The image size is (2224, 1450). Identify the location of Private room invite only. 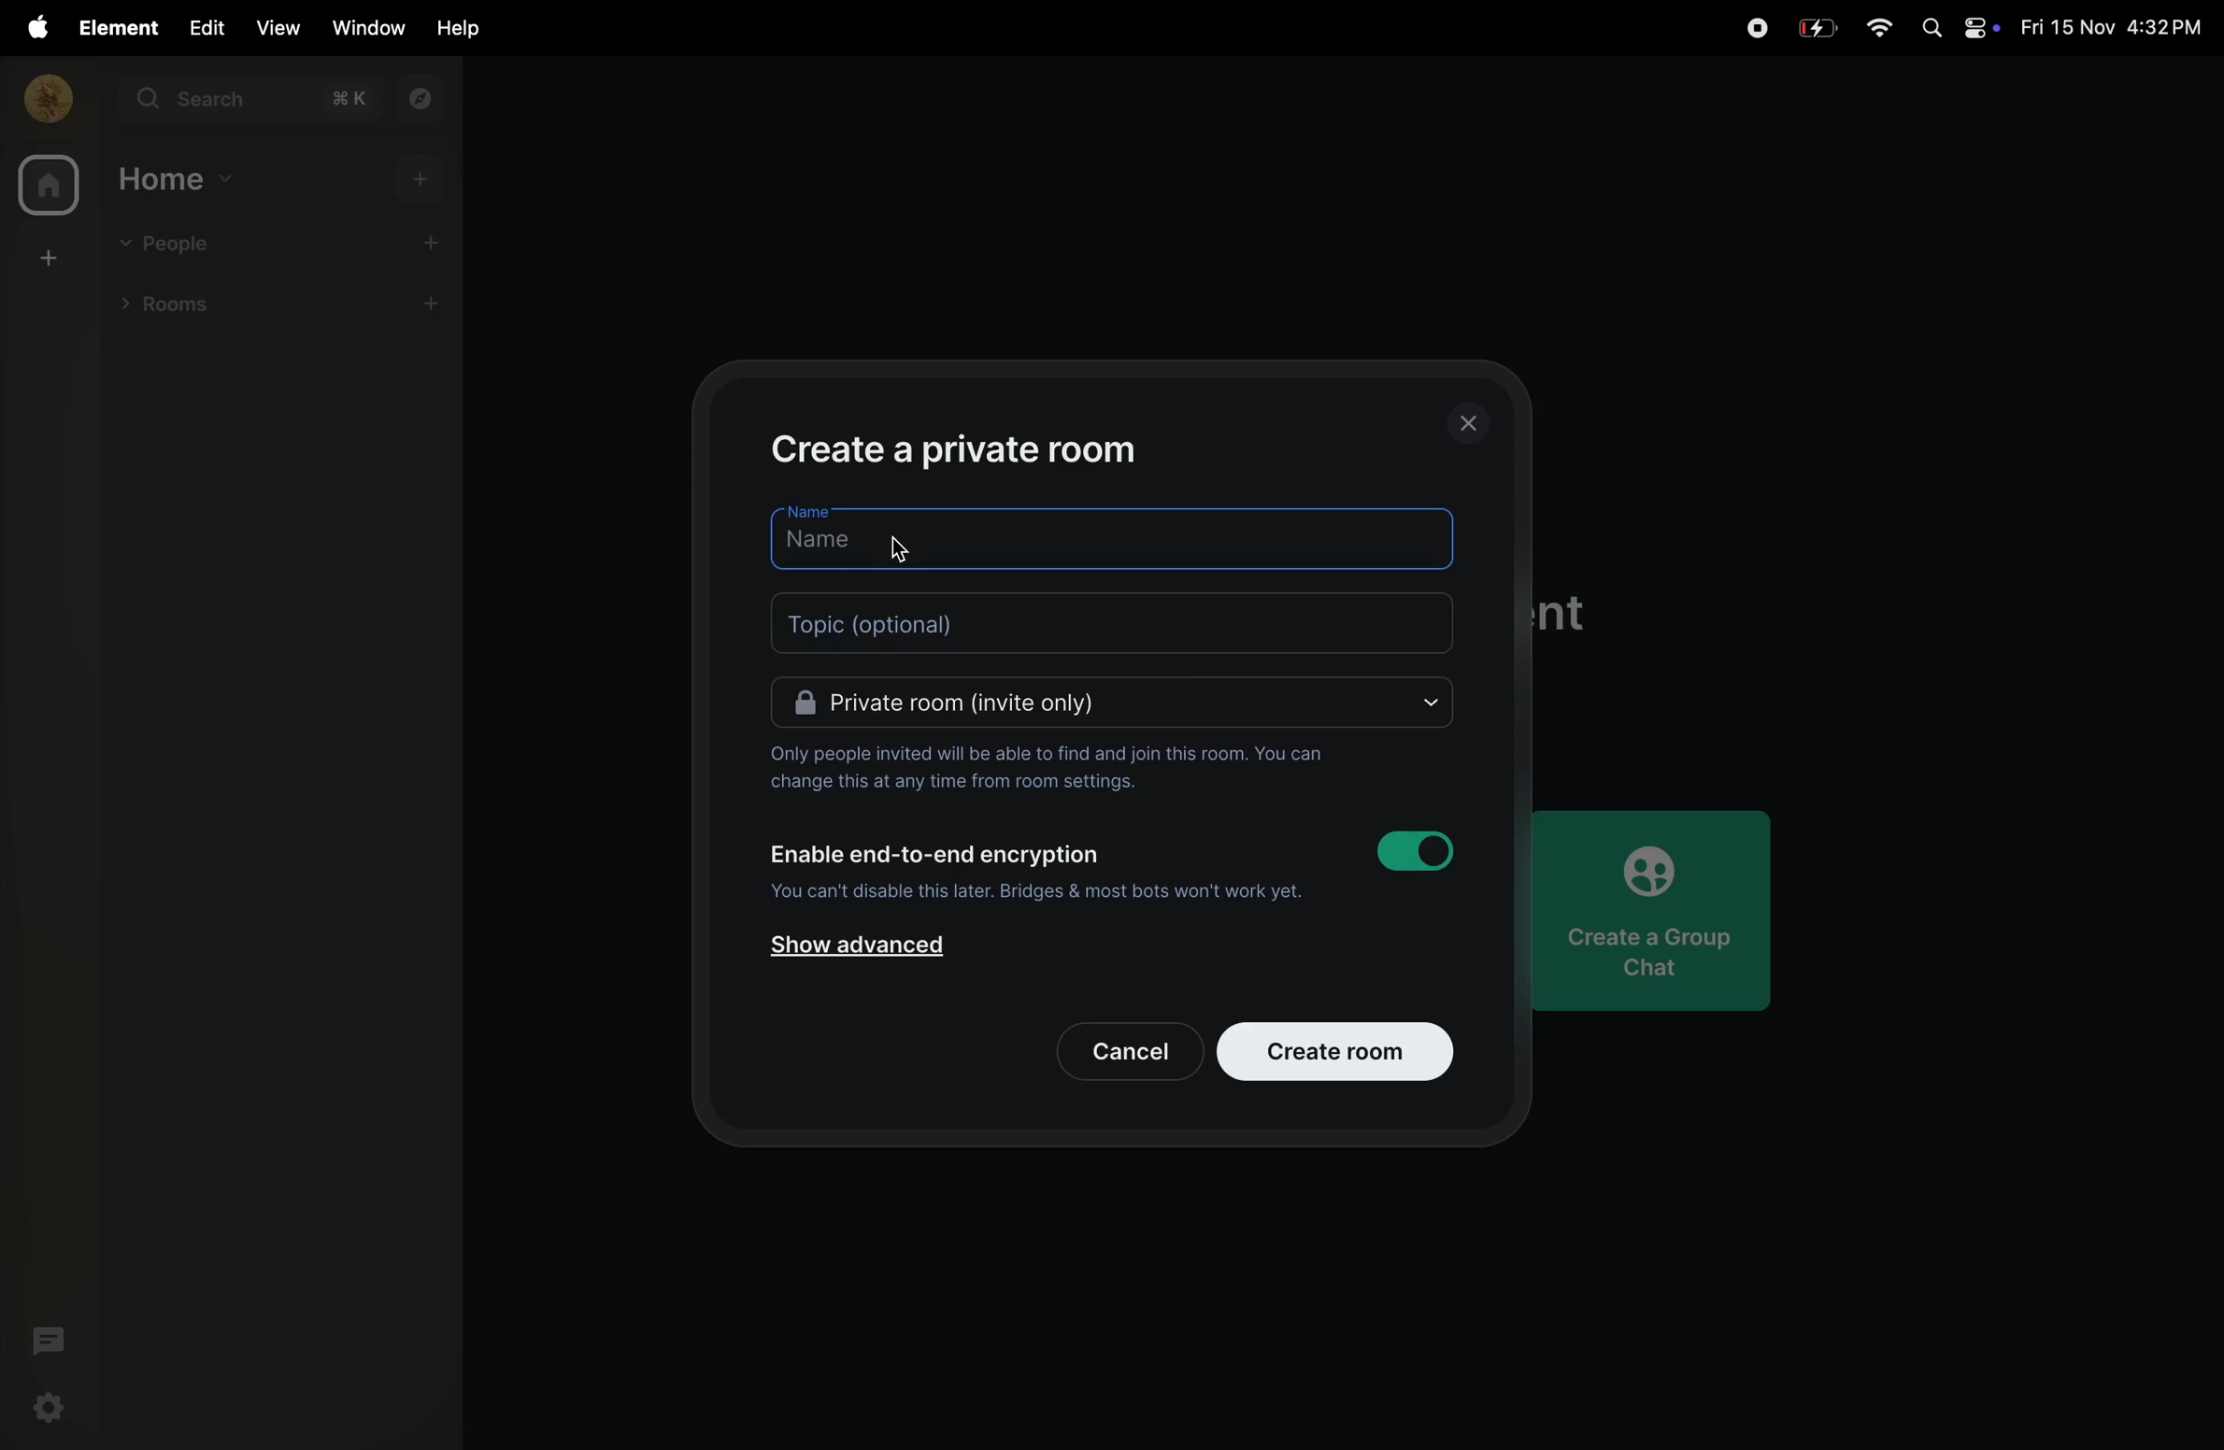
(1114, 704).